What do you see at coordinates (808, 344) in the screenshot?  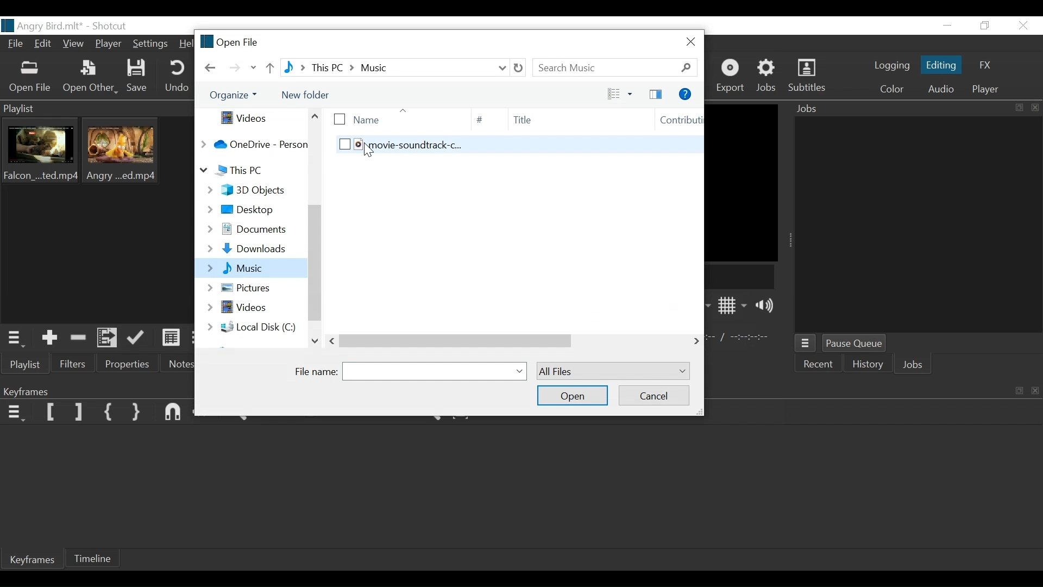 I see `Jobs Menu` at bounding box center [808, 344].